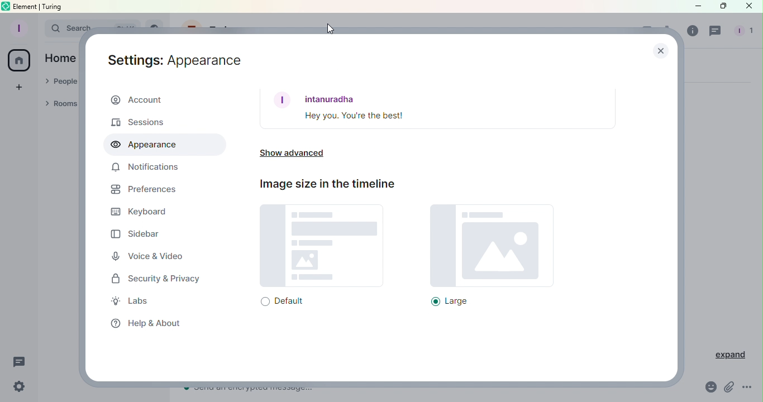  Describe the element at coordinates (163, 101) in the screenshot. I see `Account` at that location.